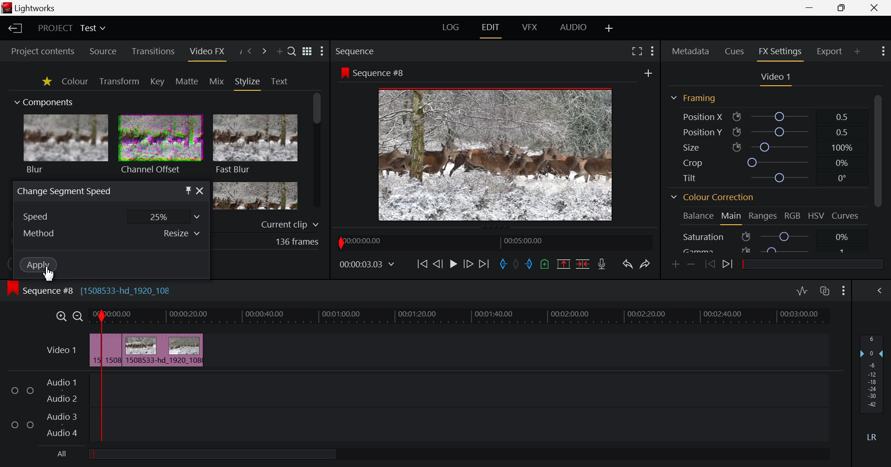 The height and width of the screenshot is (467, 891). What do you see at coordinates (217, 81) in the screenshot?
I see `Mix` at bounding box center [217, 81].